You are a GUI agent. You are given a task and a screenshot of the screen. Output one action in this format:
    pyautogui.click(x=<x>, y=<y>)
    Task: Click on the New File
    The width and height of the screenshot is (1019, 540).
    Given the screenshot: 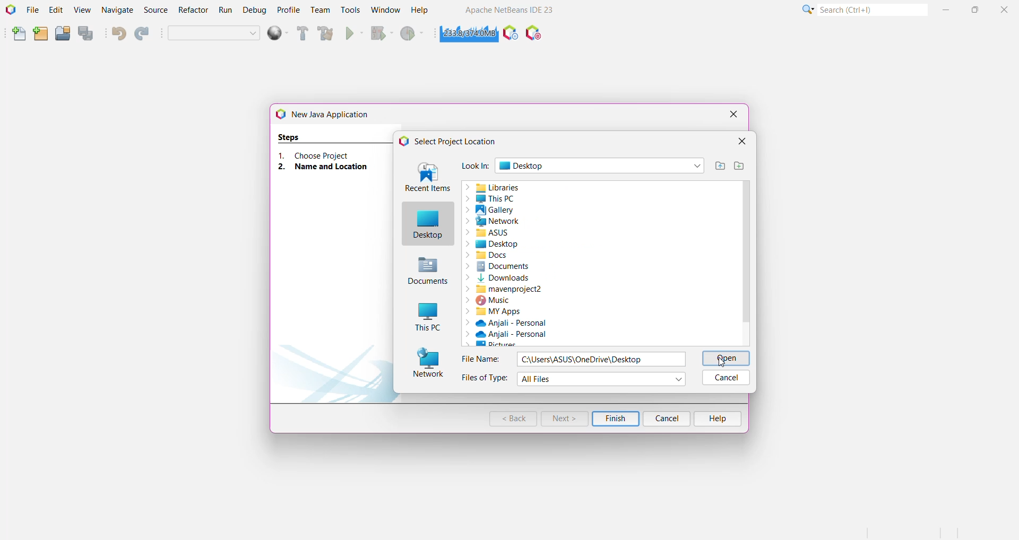 What is the action you would take?
    pyautogui.click(x=17, y=33)
    